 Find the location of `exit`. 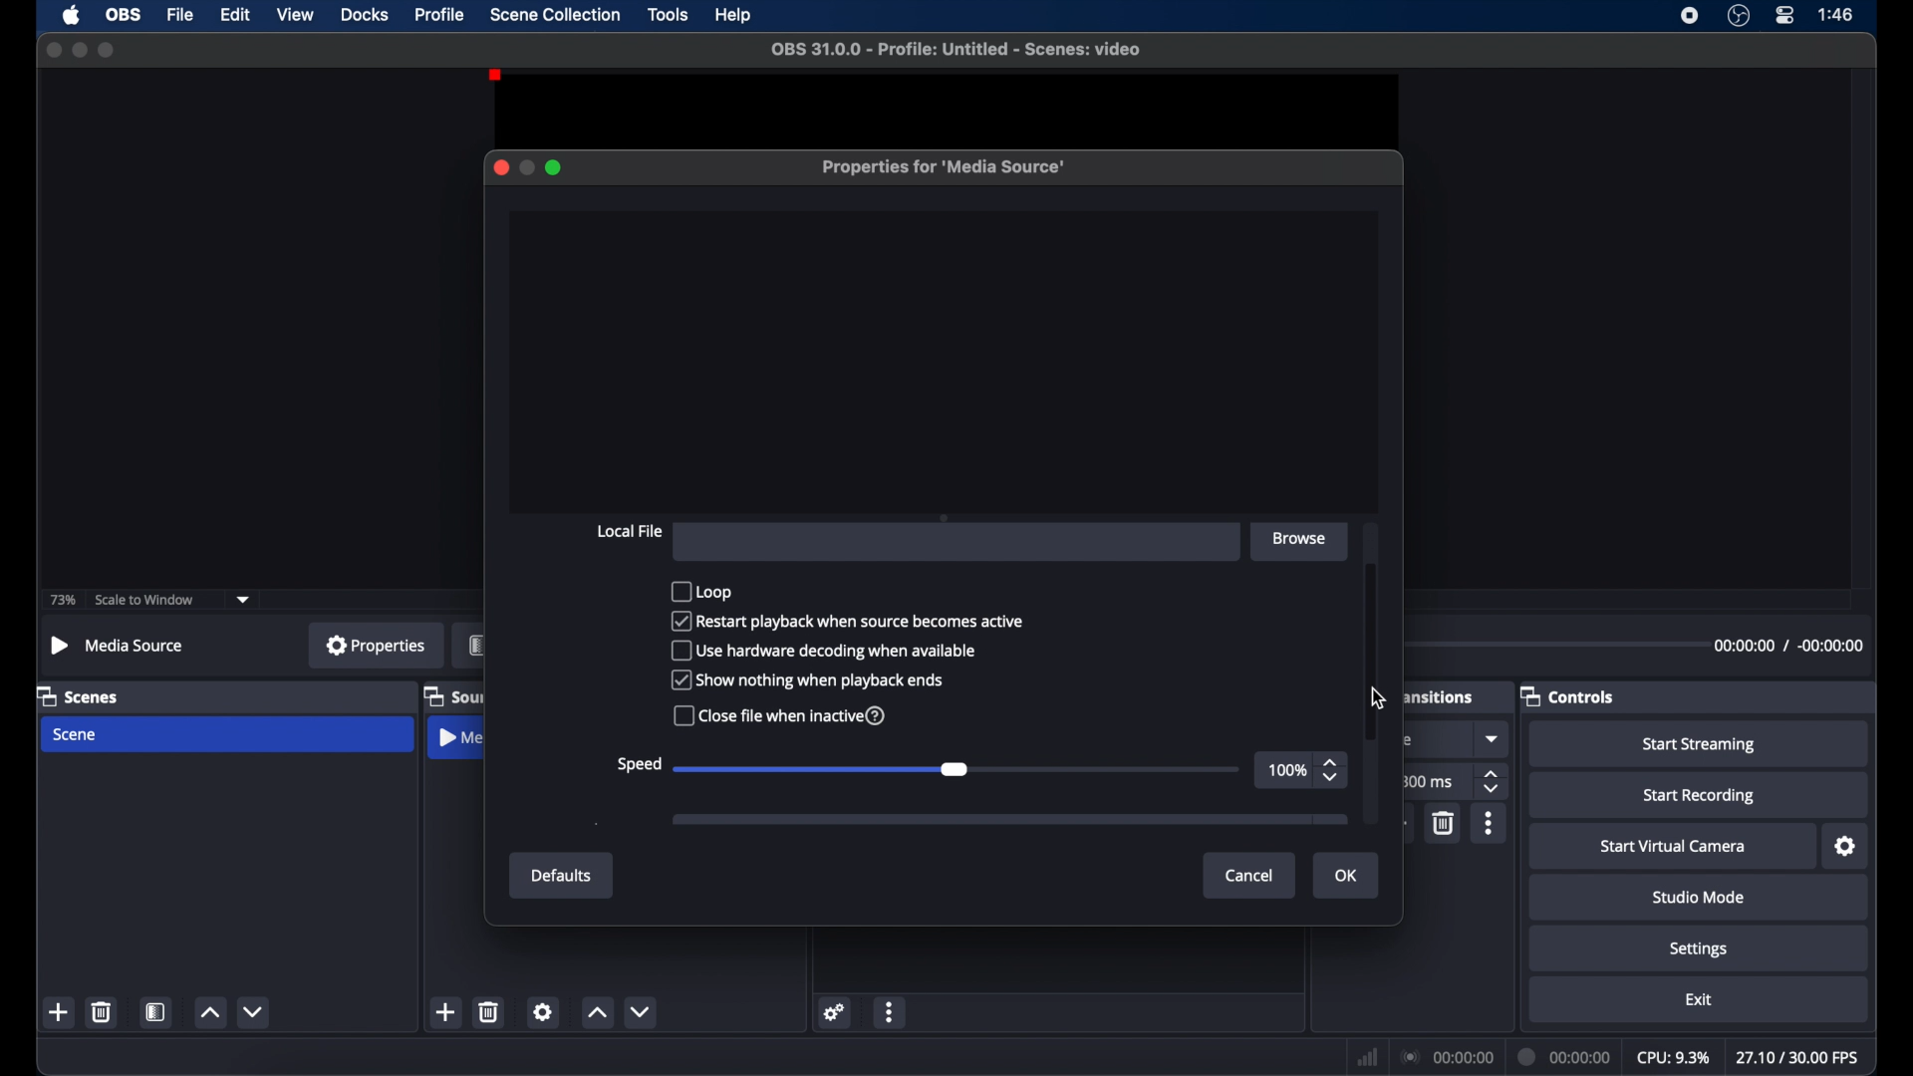

exit is located at coordinates (1700, 1000).